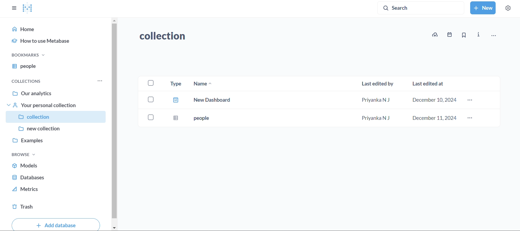  I want to click on search, so click(420, 8).